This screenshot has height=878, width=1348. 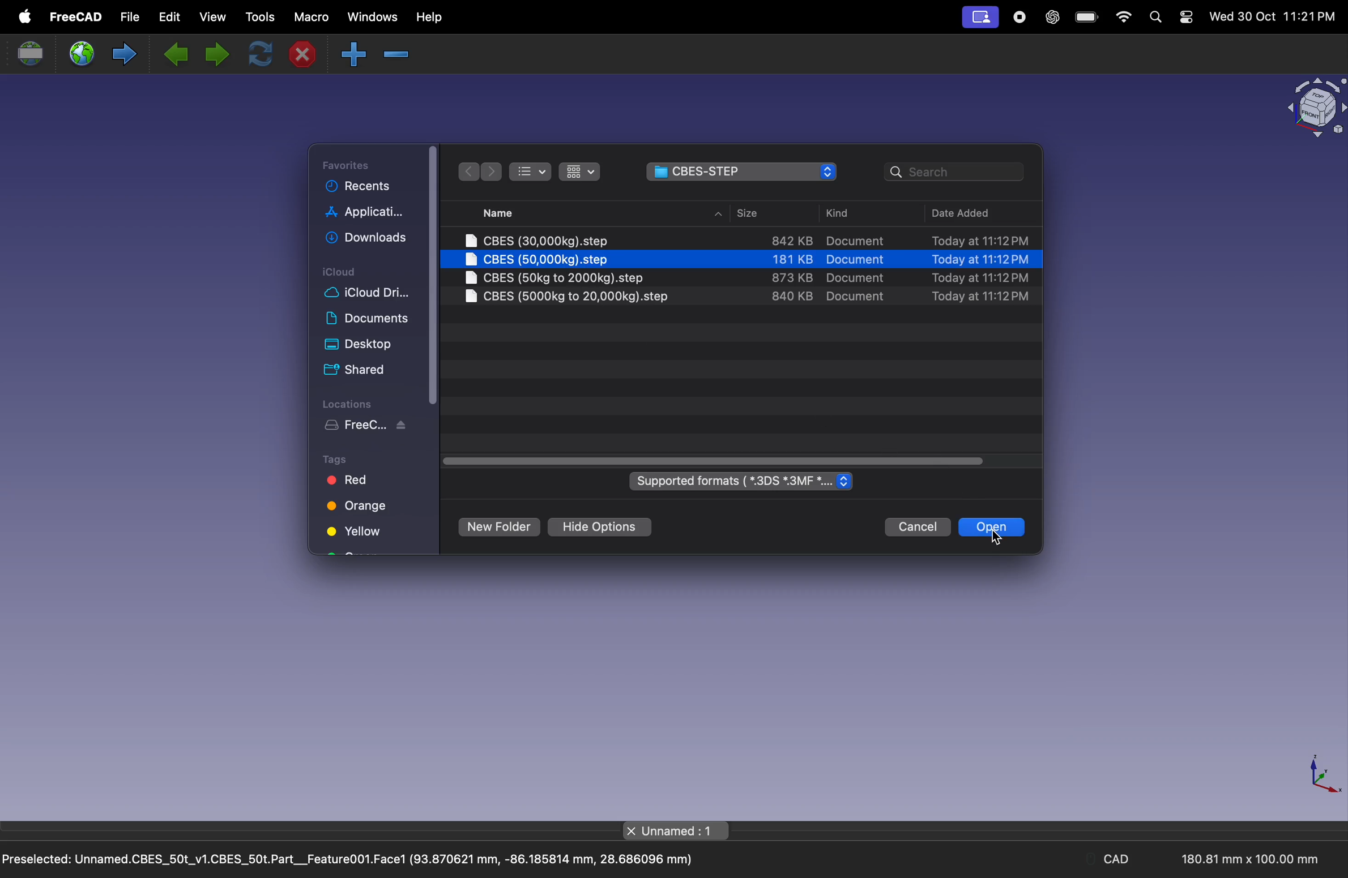 I want to click on step file 2, so click(x=742, y=260).